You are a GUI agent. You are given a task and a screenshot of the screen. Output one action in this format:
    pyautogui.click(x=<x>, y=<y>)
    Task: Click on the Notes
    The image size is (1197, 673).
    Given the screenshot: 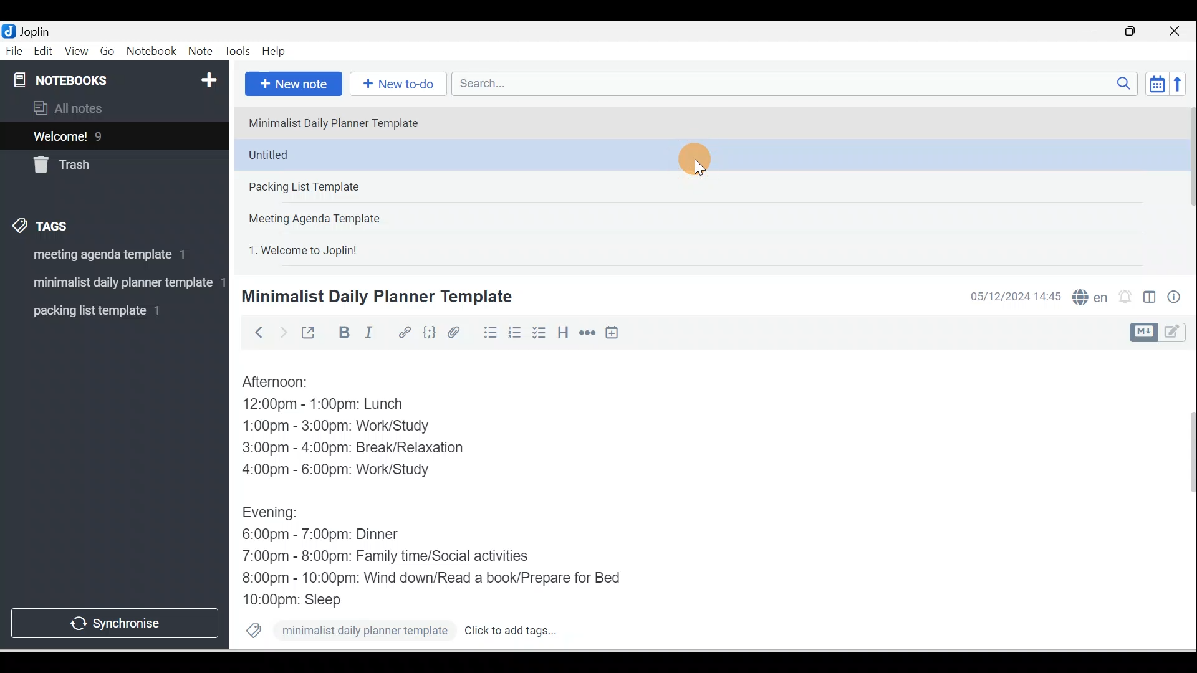 What is the action you would take?
    pyautogui.click(x=105, y=133)
    